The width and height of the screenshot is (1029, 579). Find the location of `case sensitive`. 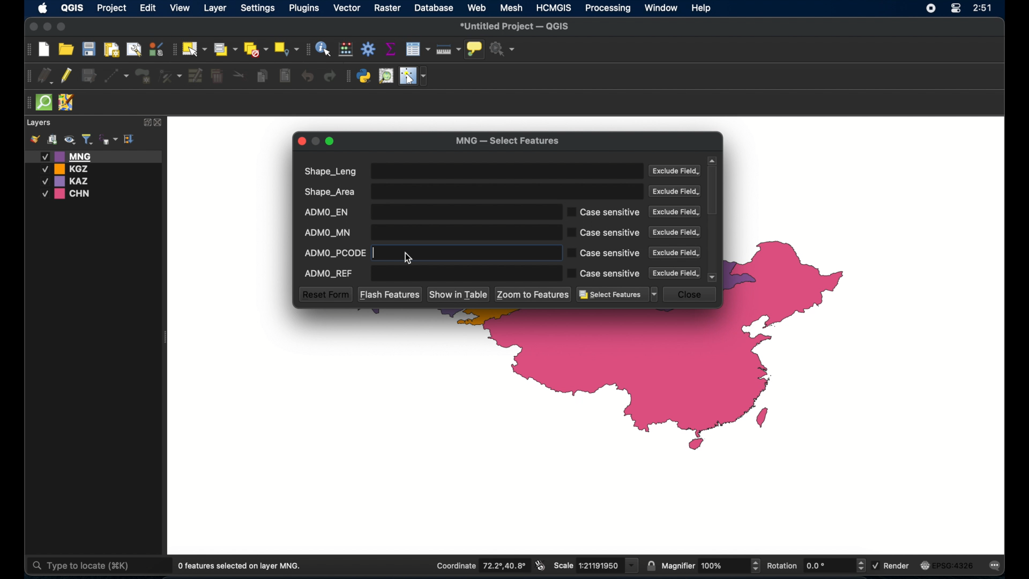

case sensitive is located at coordinates (604, 233).